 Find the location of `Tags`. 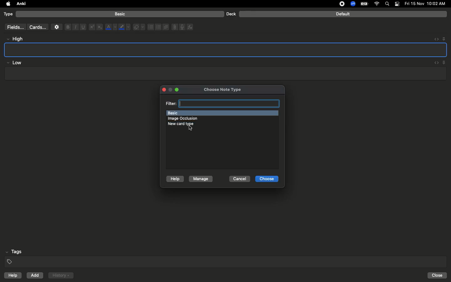

Tags is located at coordinates (226, 257).